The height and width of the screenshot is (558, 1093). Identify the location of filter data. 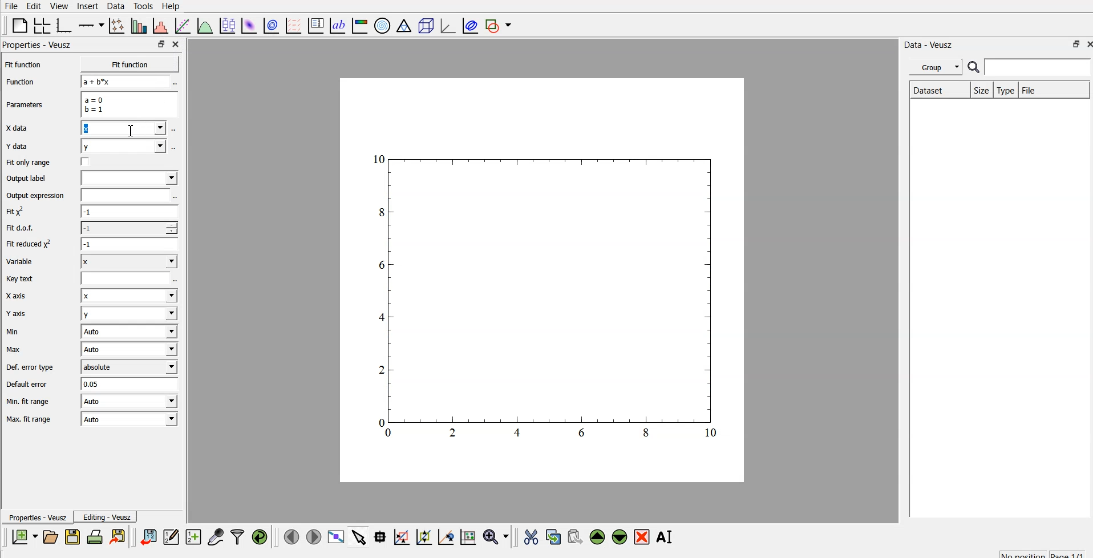
(238, 538).